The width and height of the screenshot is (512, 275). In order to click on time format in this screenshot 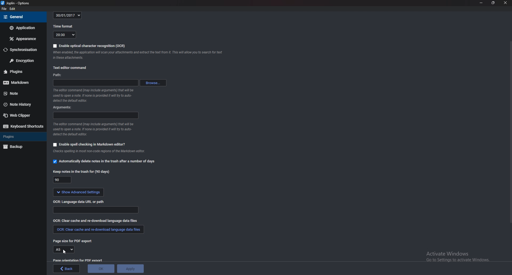, I will do `click(63, 27)`.